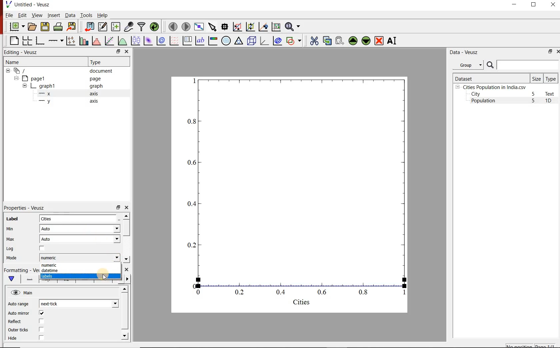 Image resolution: width=560 pixels, height=348 pixels. I want to click on 3d scene, so click(251, 40).